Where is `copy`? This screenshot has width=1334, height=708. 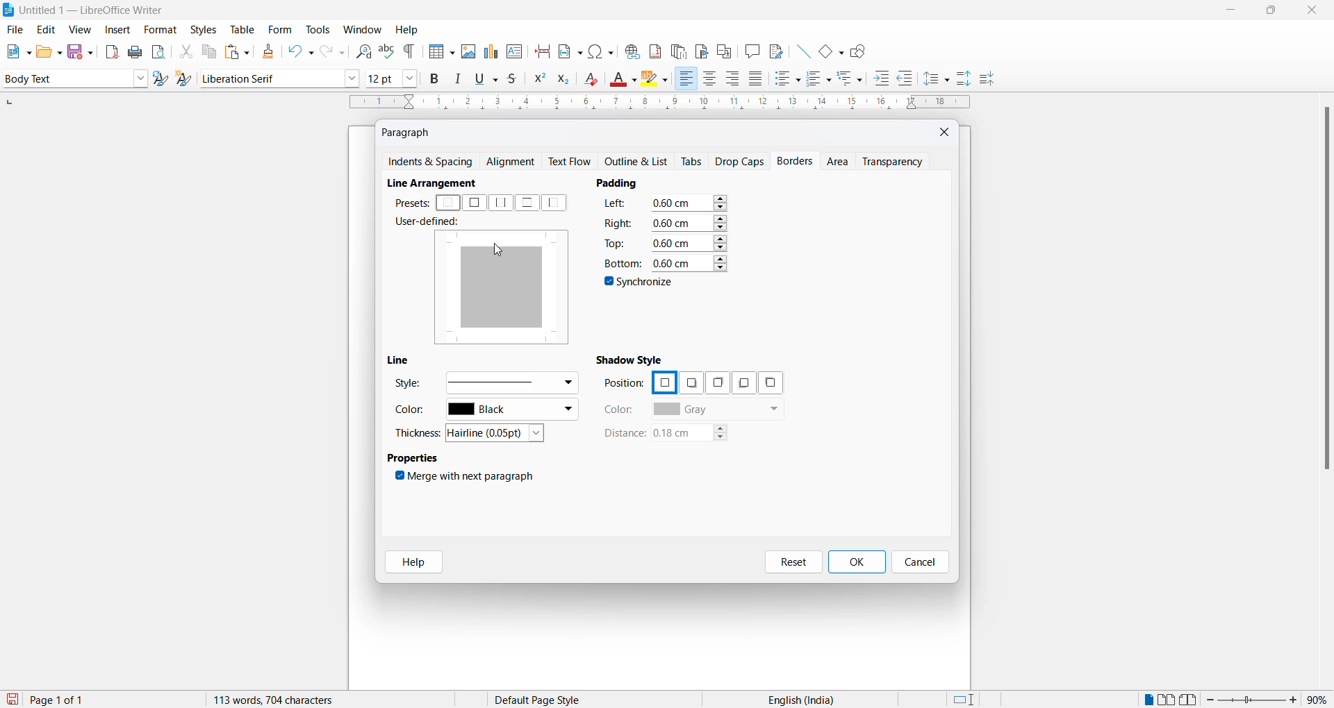 copy is located at coordinates (207, 51).